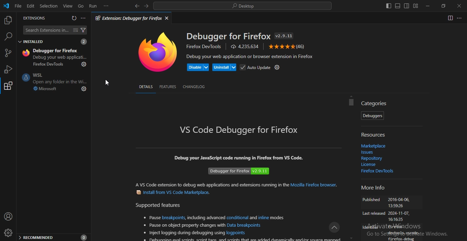  I want to click on mozilla firefox icon, so click(25, 53).